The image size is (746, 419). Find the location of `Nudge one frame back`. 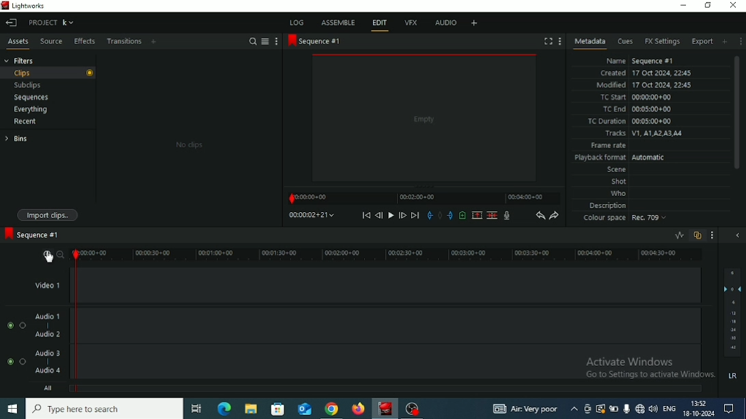

Nudge one frame back is located at coordinates (378, 215).